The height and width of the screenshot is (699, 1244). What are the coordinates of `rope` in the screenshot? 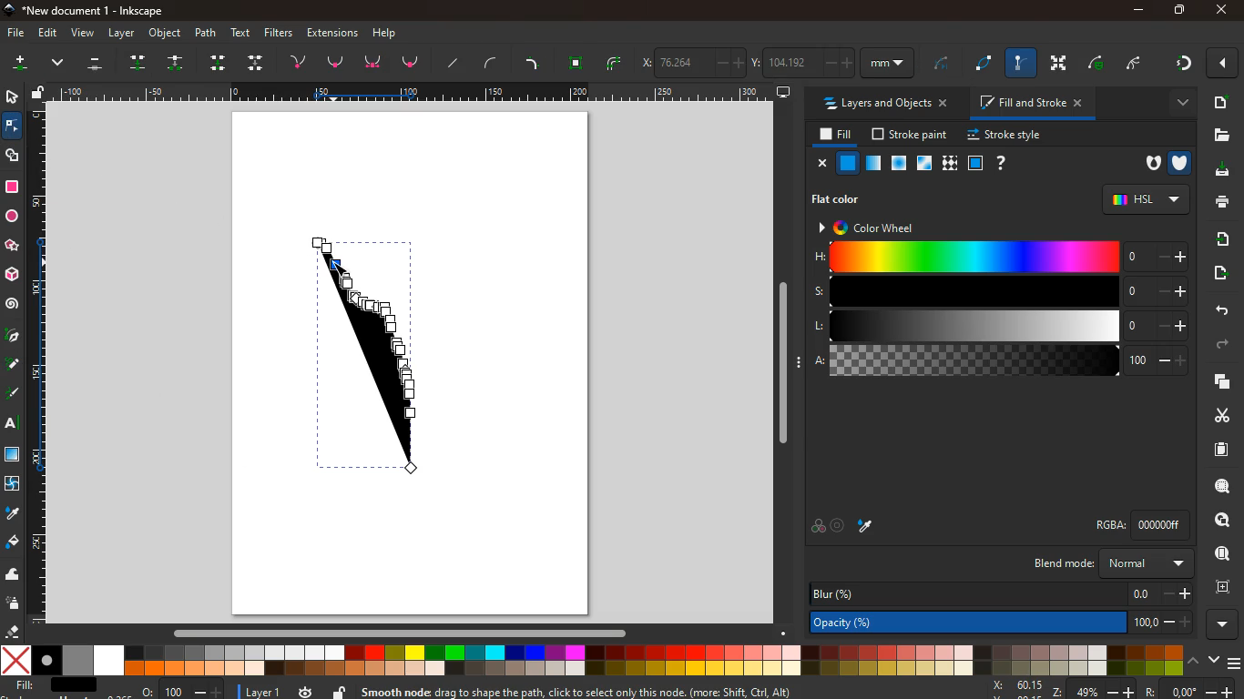 It's located at (942, 66).